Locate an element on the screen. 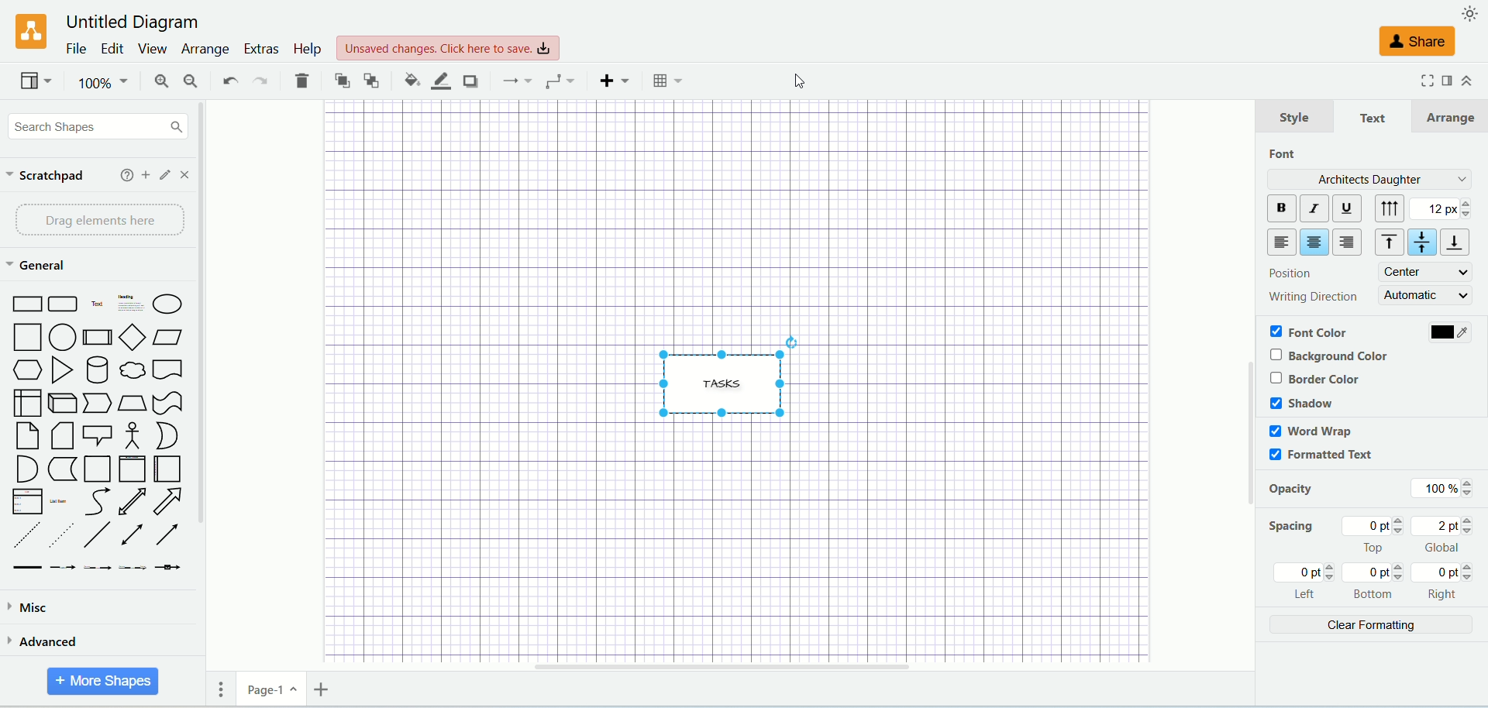 This screenshot has width=1488, height=708. search shapes is located at coordinates (95, 125).